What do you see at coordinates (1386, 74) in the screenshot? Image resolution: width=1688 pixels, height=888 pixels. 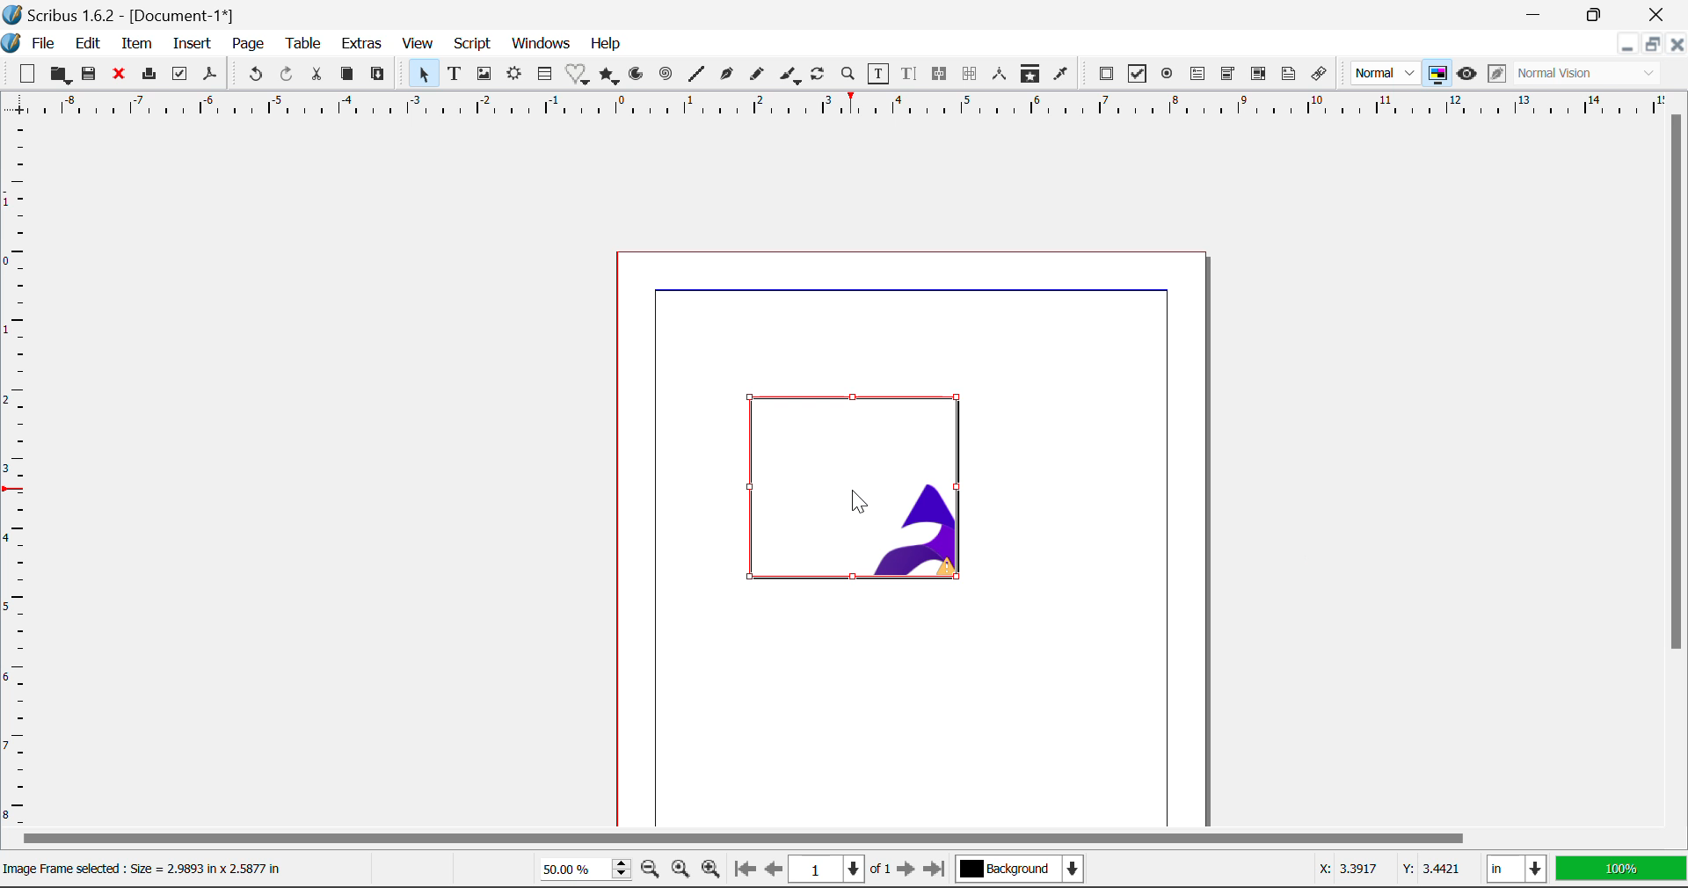 I see `Image Preview Quality` at bounding box center [1386, 74].